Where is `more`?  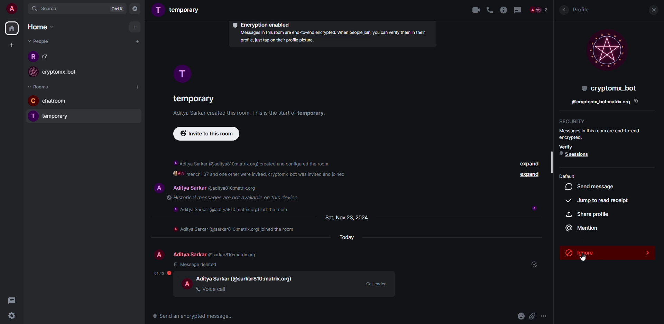 more is located at coordinates (546, 316).